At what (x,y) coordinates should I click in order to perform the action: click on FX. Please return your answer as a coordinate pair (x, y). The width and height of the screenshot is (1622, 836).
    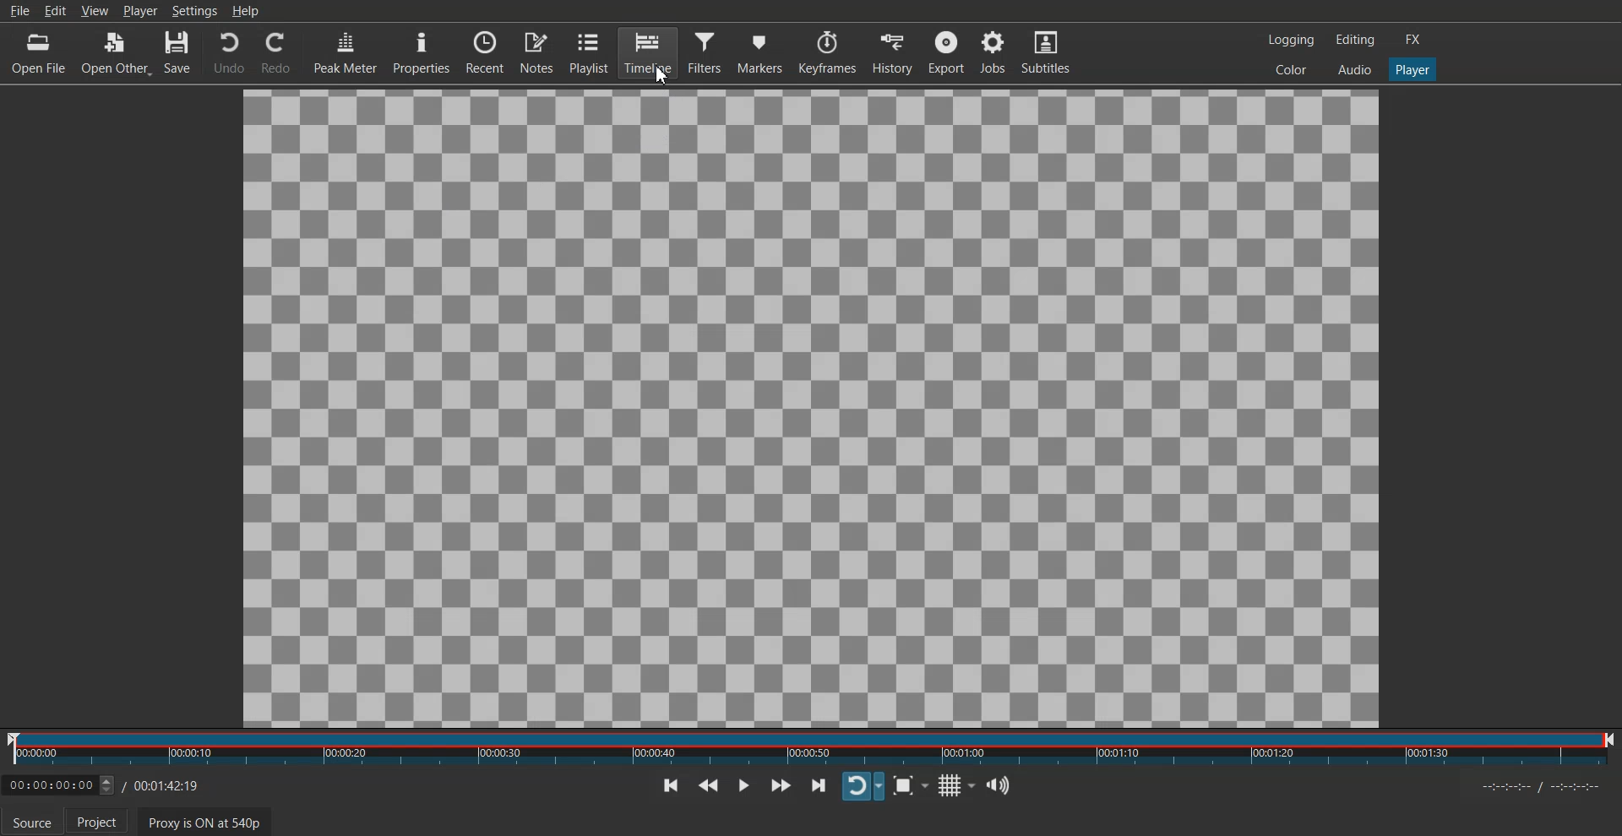
    Looking at the image, I should click on (1413, 40).